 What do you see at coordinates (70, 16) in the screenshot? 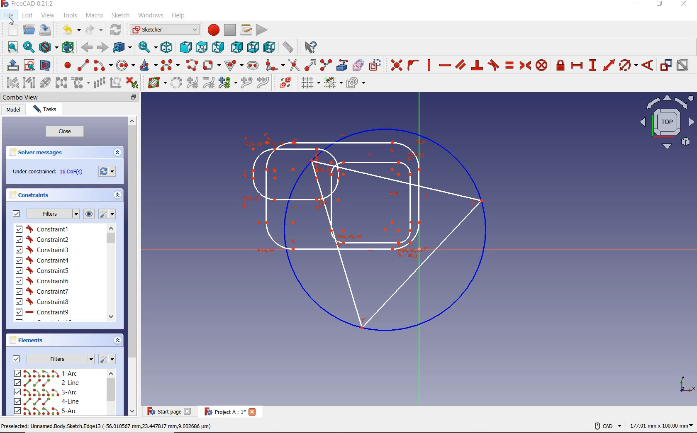
I see `tools` at bounding box center [70, 16].